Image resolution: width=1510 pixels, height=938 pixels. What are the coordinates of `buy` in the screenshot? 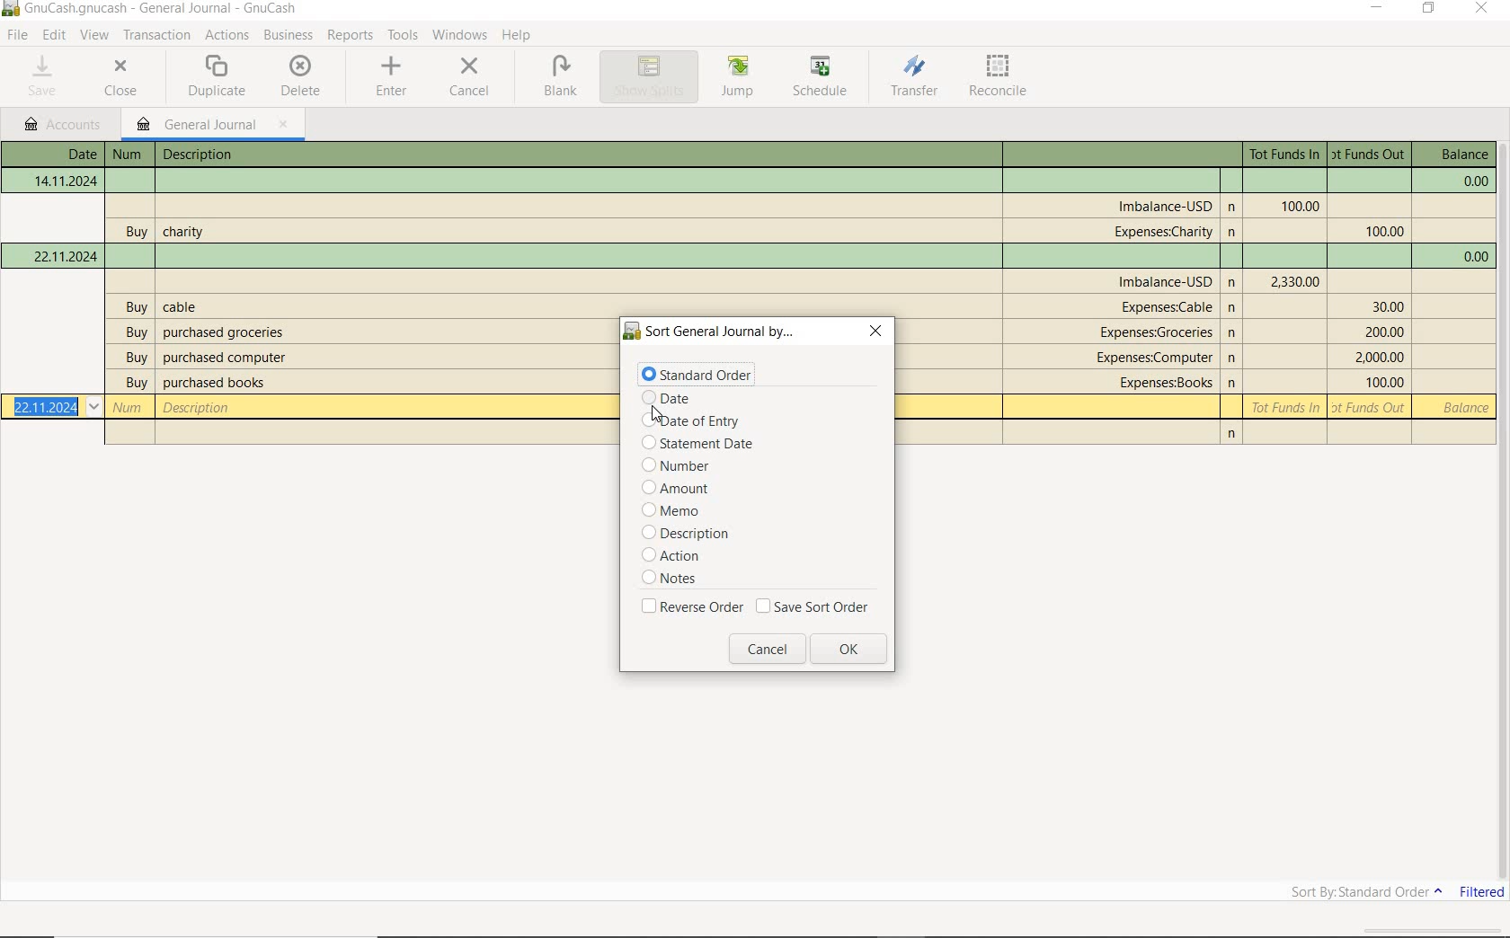 It's located at (136, 384).